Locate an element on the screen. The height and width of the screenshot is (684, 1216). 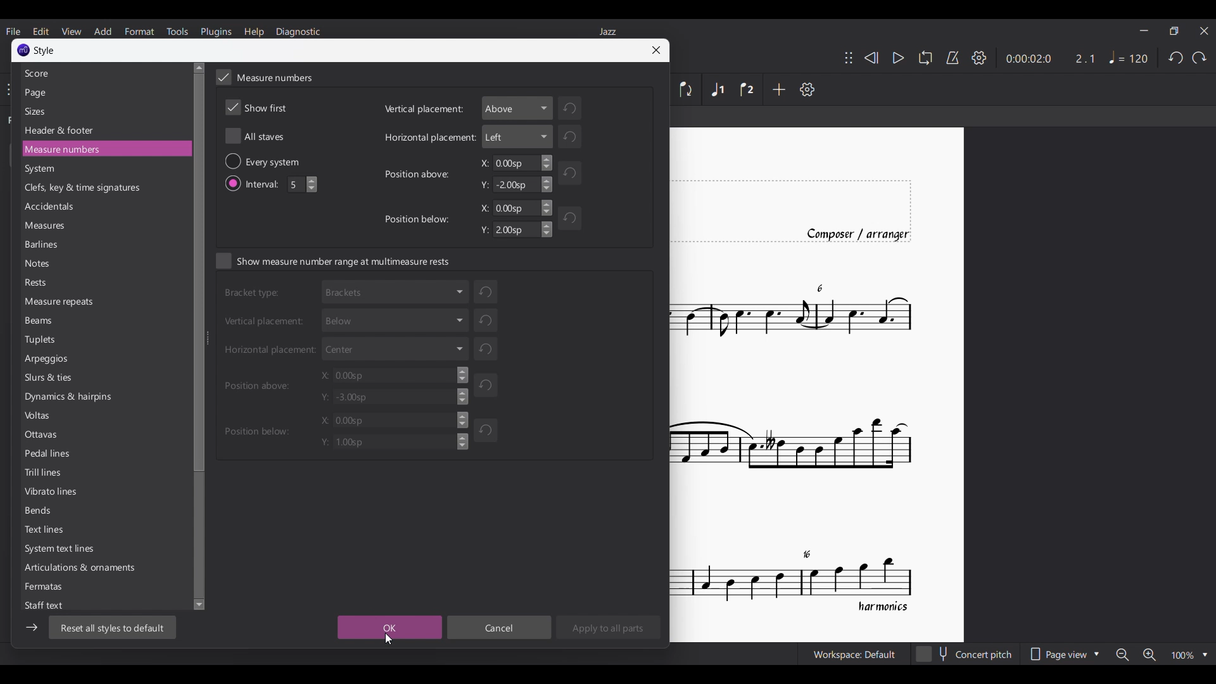
Add menu is located at coordinates (103, 32).